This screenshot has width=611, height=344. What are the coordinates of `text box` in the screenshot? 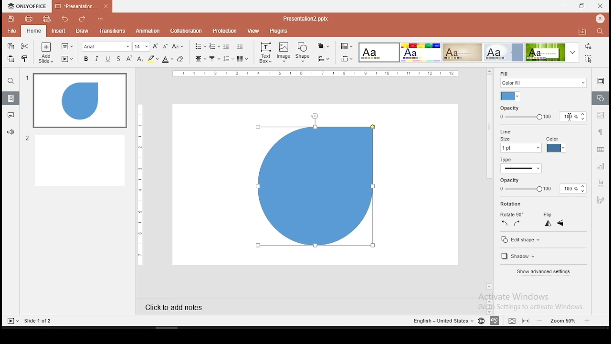 It's located at (265, 53).